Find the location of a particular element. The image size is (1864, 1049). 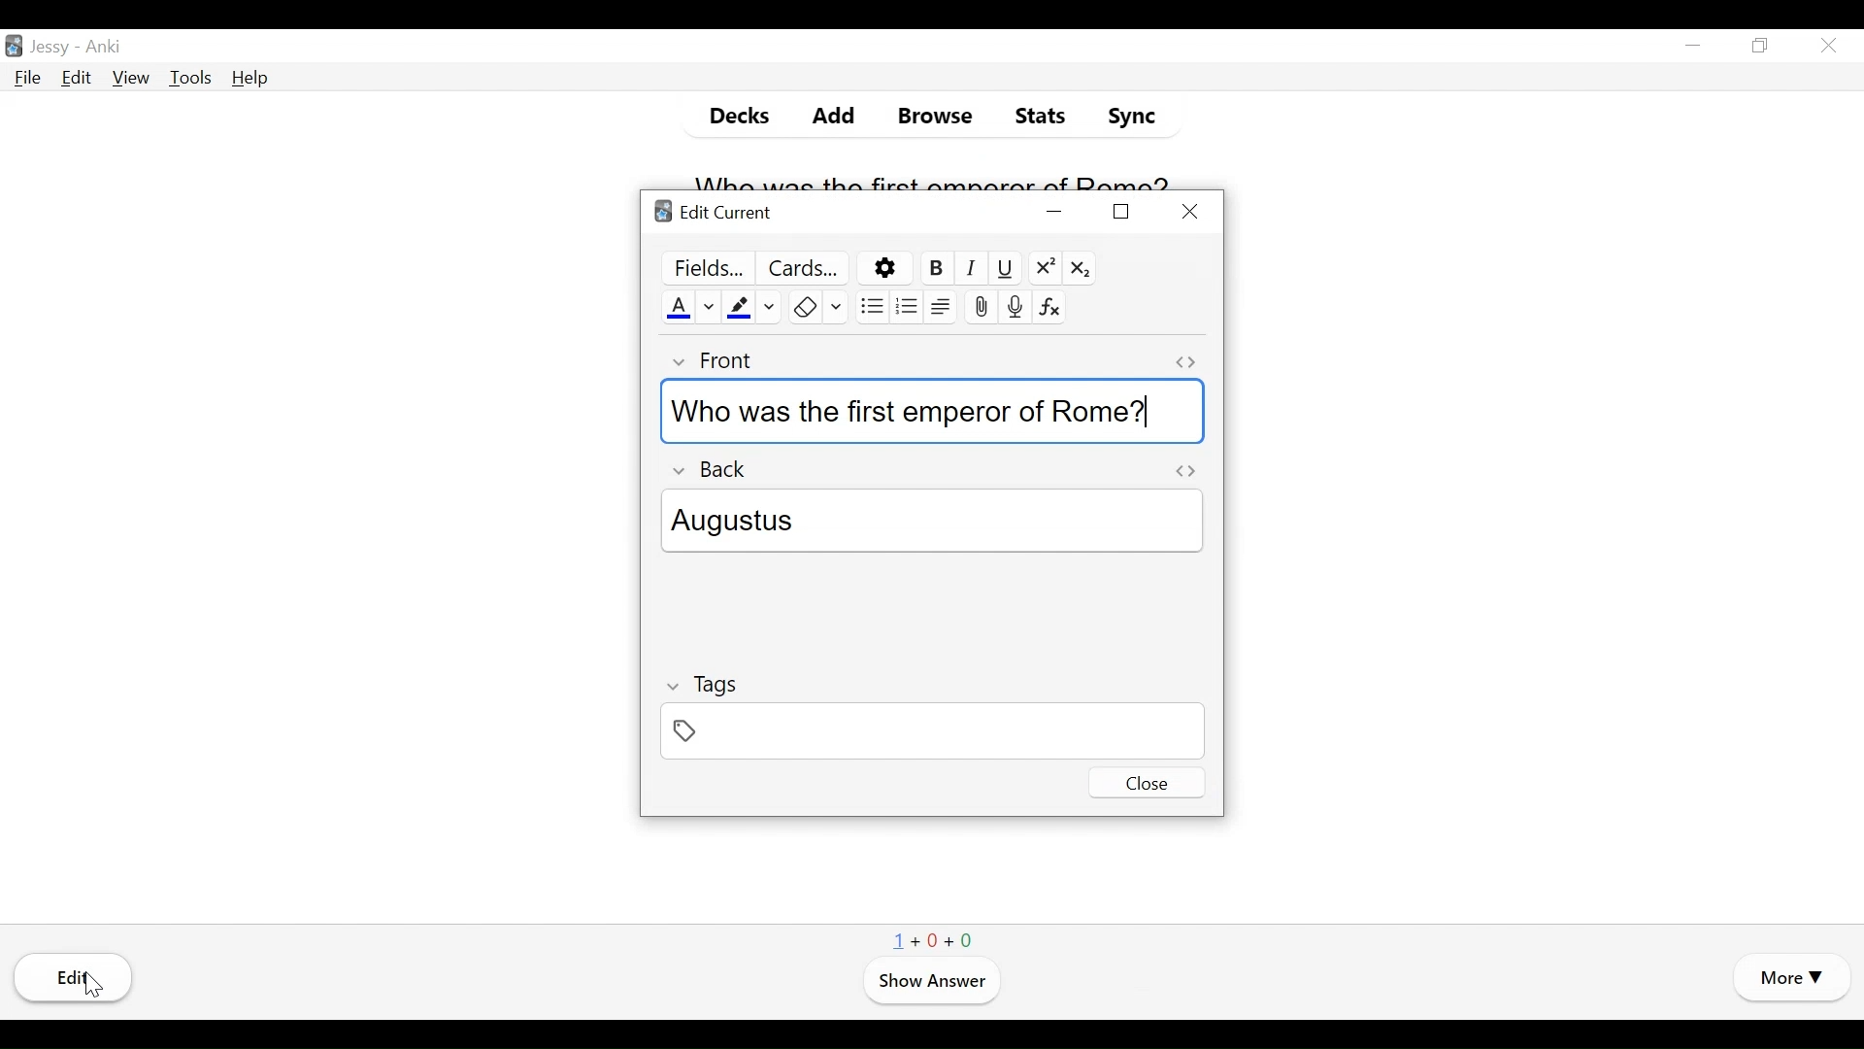

Bold Selected Text is located at coordinates (933, 268).